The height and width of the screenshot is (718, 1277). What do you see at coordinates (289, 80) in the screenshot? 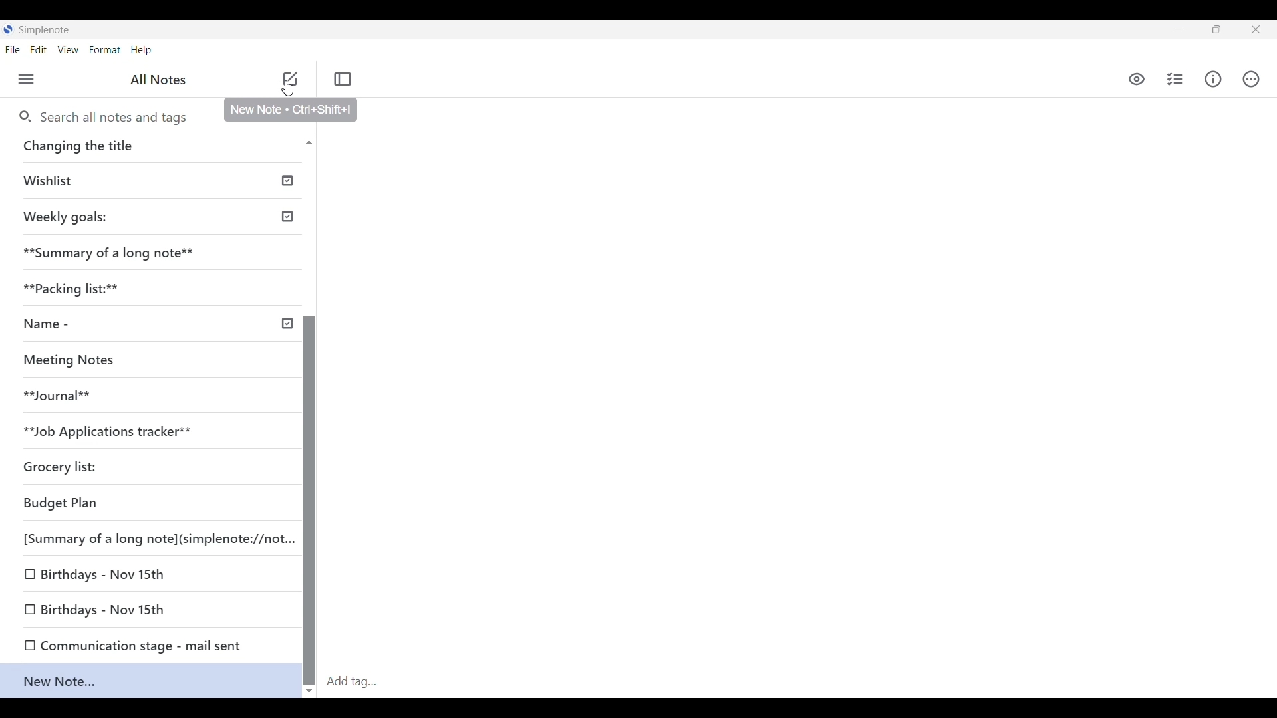
I see `Add note` at bounding box center [289, 80].